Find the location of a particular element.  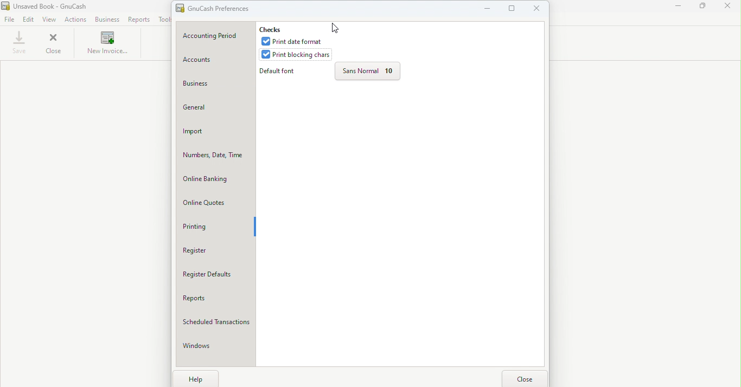

Close is located at coordinates (730, 9).